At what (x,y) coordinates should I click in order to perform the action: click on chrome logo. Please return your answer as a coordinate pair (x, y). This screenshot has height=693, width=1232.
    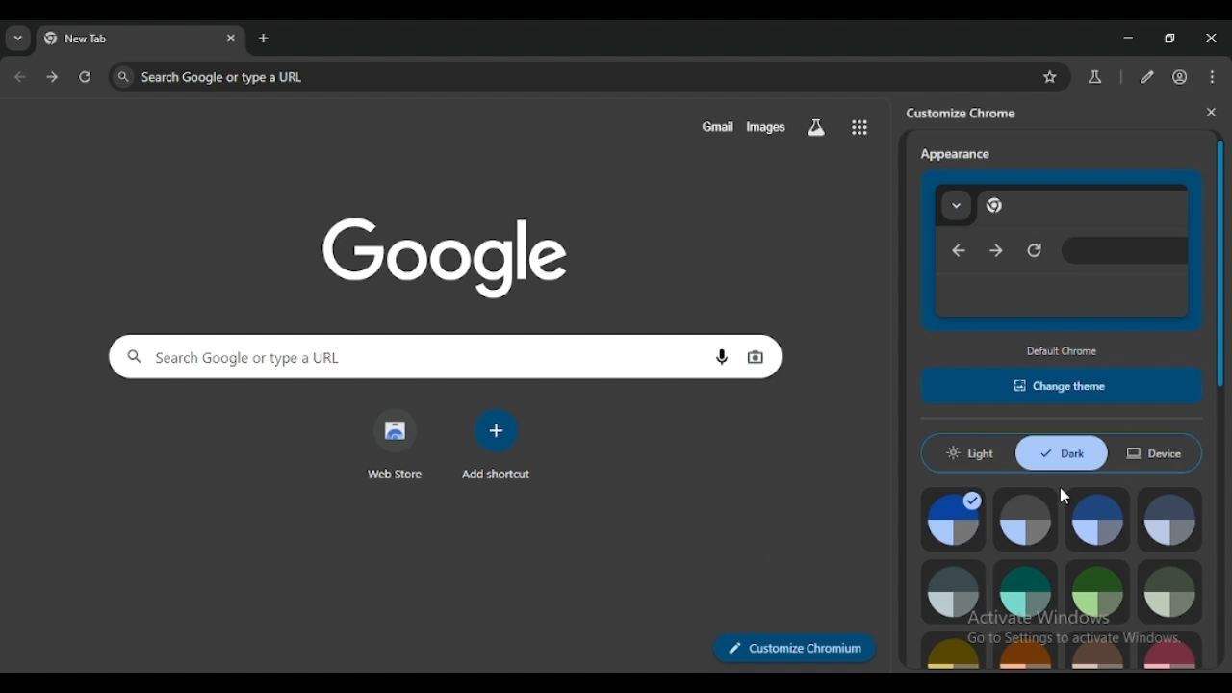
    Looking at the image, I should click on (1001, 206).